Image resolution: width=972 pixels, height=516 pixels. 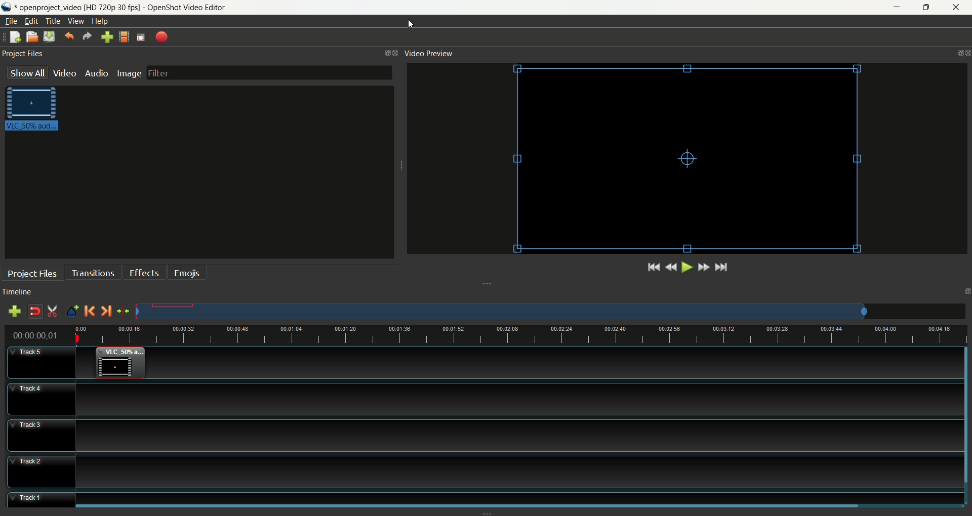 What do you see at coordinates (520, 336) in the screenshot?
I see `Timeline` at bounding box center [520, 336].